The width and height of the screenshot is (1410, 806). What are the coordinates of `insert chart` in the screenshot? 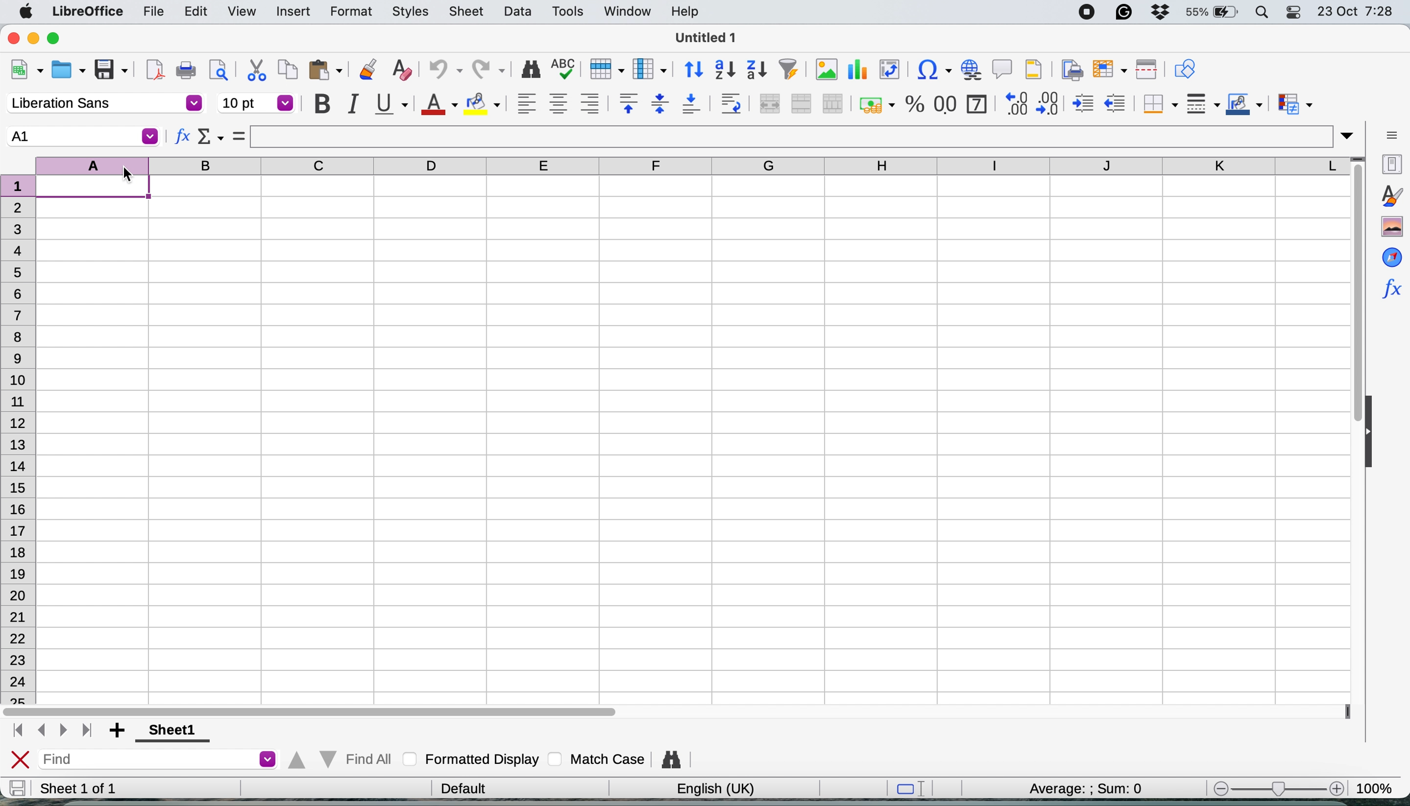 It's located at (859, 70).